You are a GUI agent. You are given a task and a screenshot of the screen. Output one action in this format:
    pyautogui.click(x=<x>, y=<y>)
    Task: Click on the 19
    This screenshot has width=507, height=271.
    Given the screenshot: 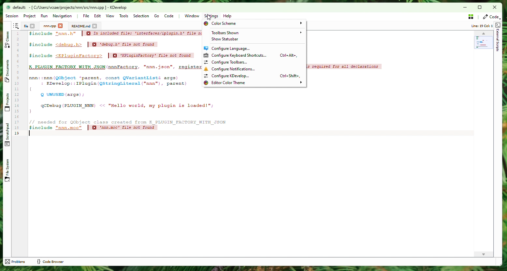 What is the action you would take?
    pyautogui.click(x=17, y=133)
    